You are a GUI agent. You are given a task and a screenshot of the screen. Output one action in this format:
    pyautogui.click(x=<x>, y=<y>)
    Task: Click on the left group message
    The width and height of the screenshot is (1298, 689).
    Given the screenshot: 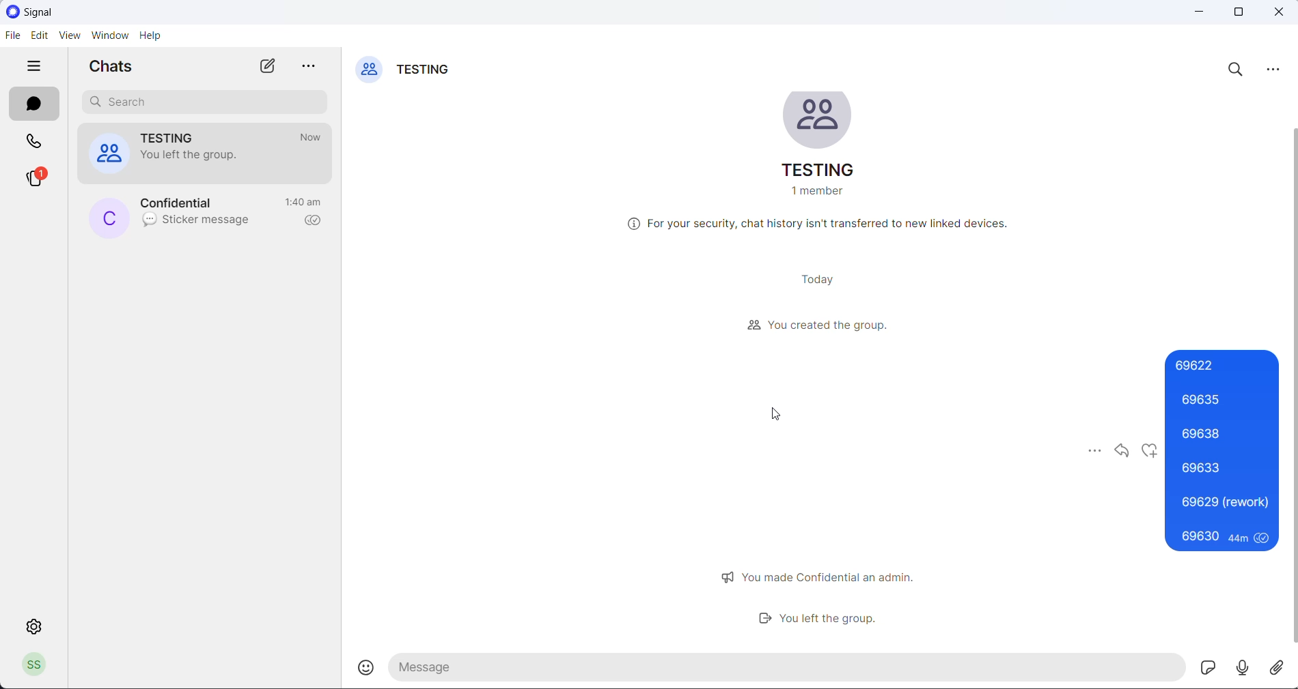 What is the action you would take?
    pyautogui.click(x=833, y=622)
    